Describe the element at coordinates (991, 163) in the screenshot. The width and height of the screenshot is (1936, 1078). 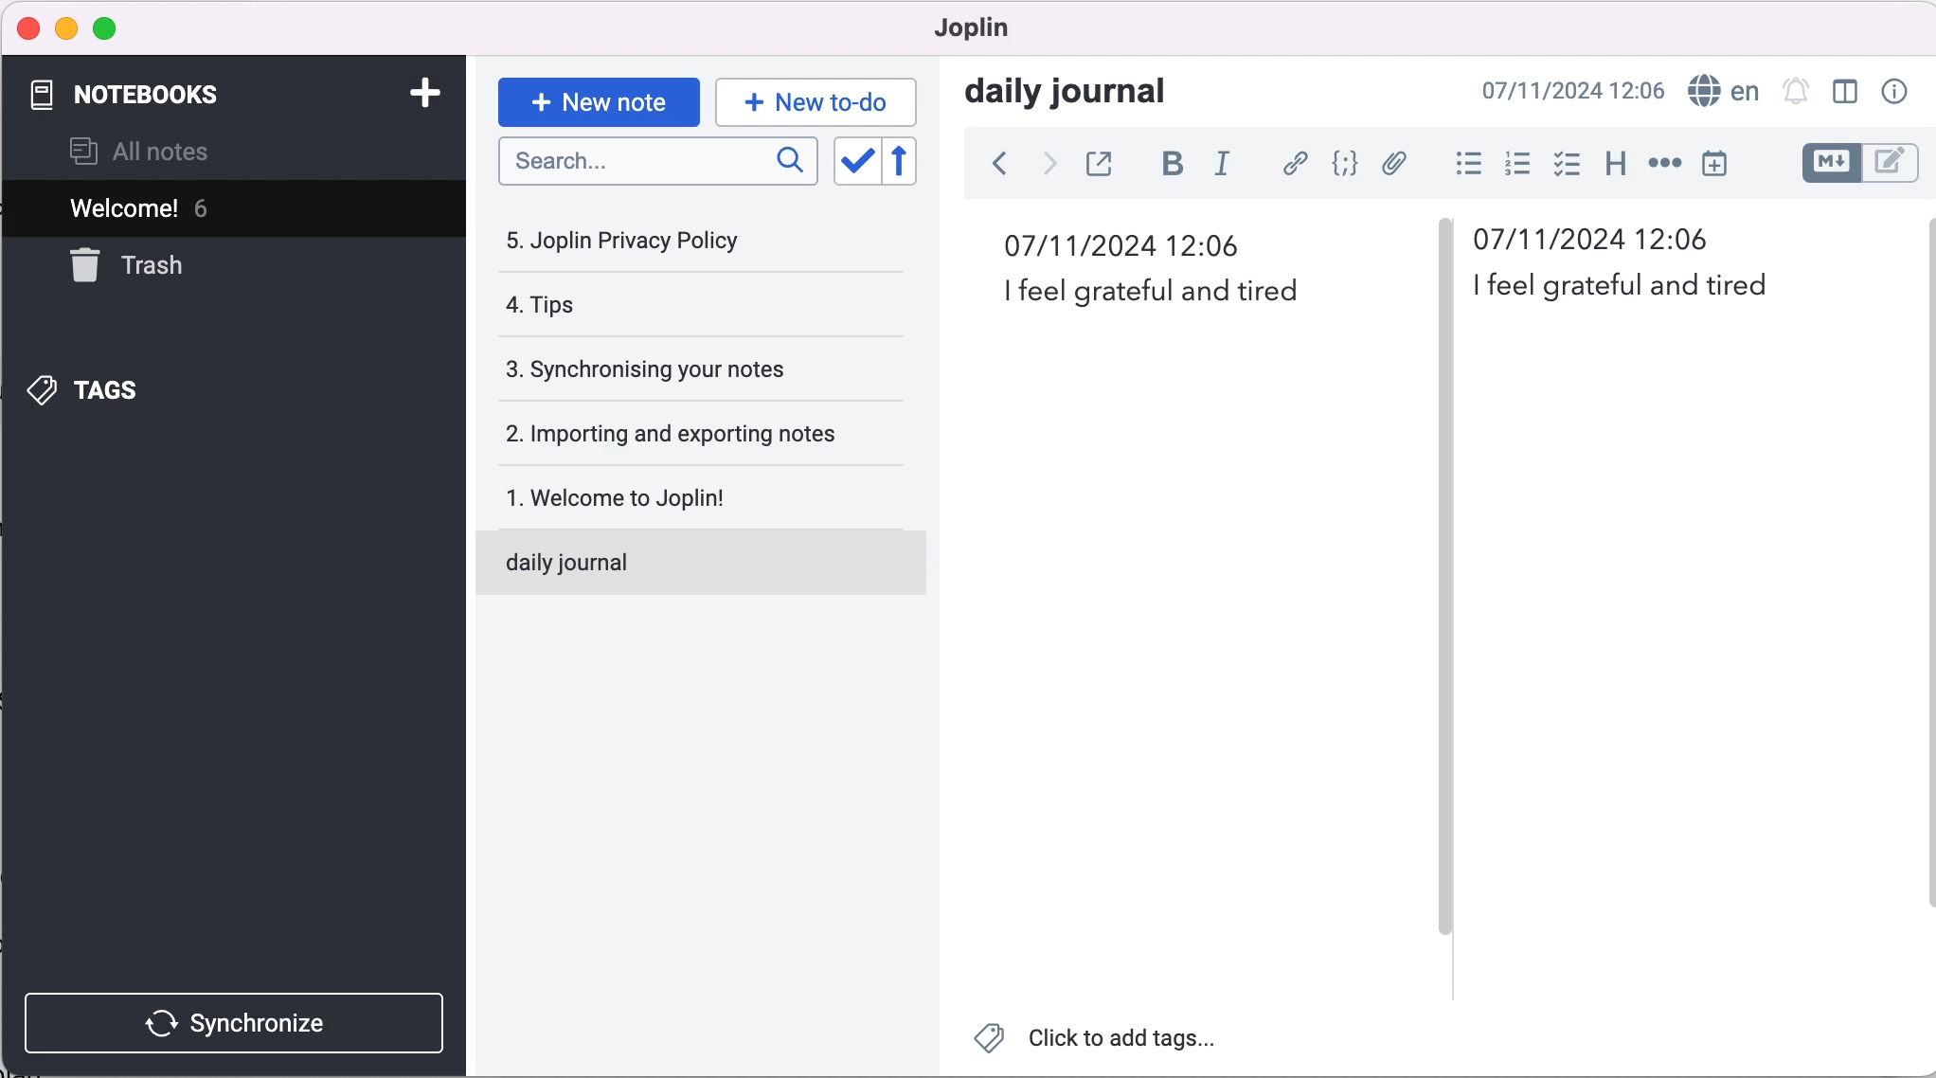
I see `back` at that location.